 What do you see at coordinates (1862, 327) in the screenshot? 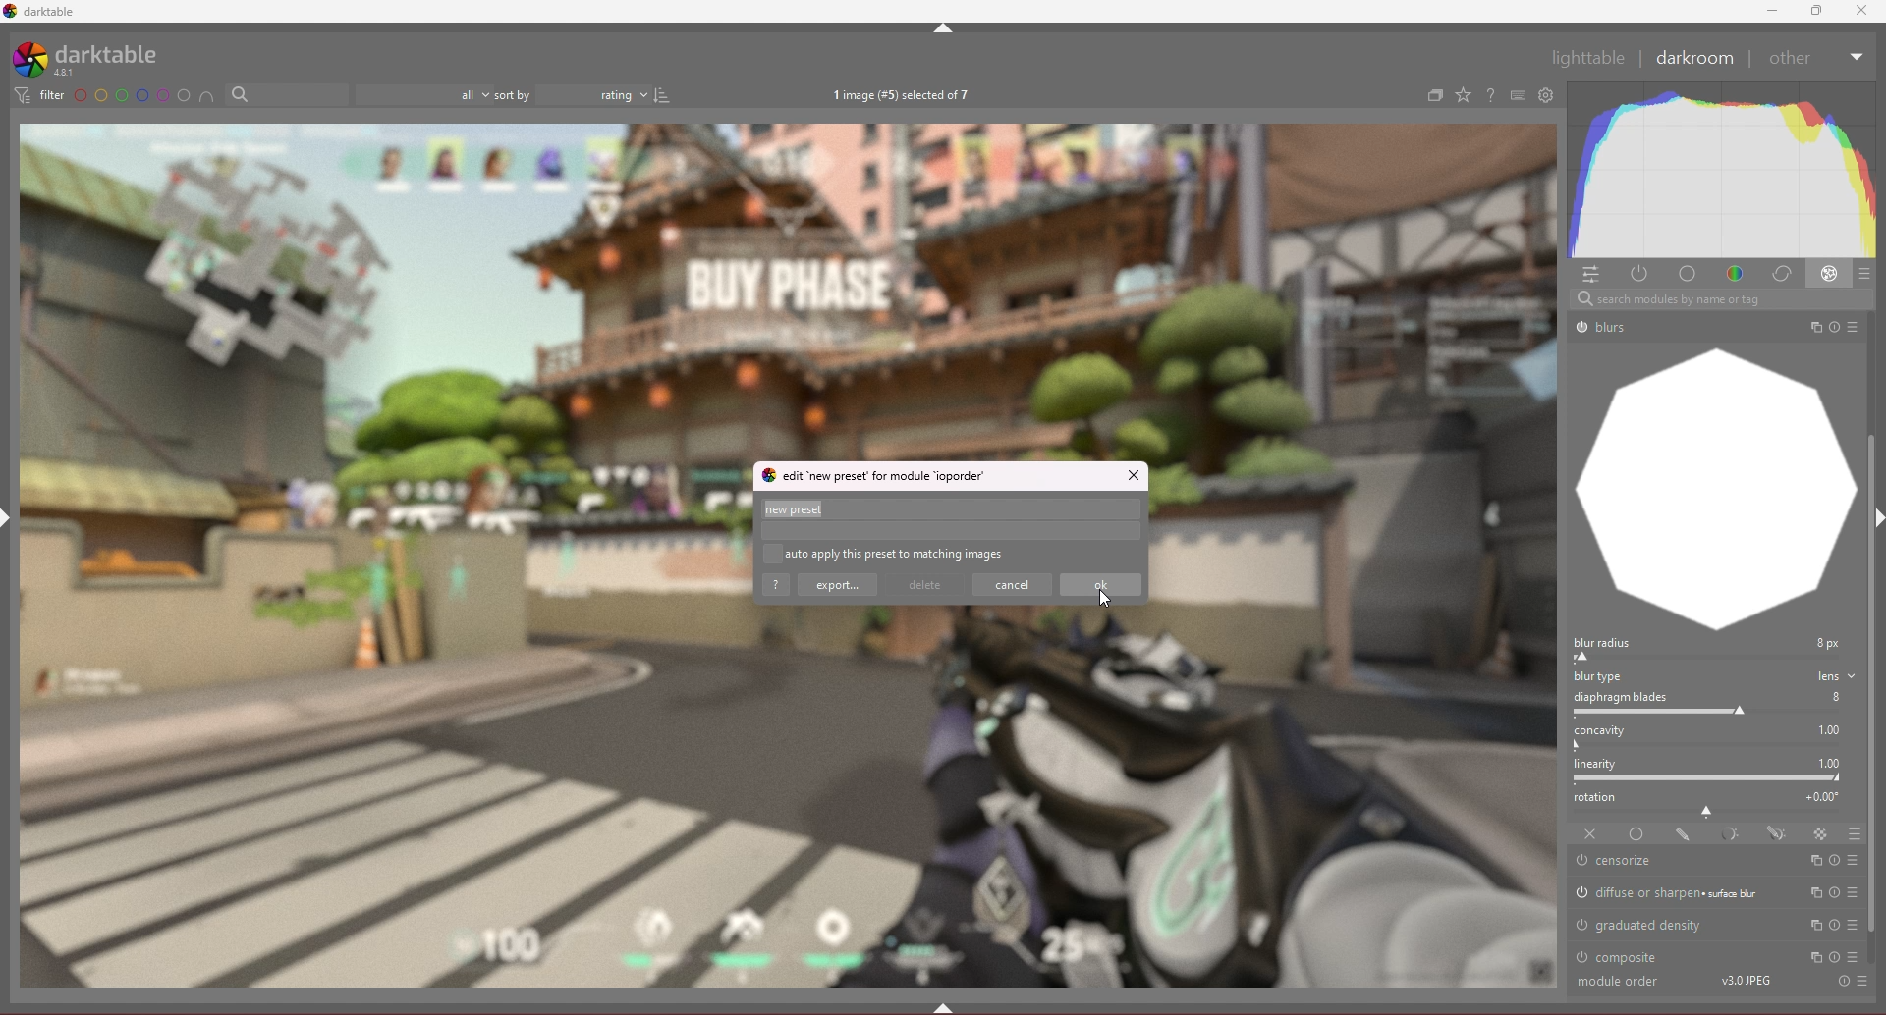
I see `` at bounding box center [1862, 327].